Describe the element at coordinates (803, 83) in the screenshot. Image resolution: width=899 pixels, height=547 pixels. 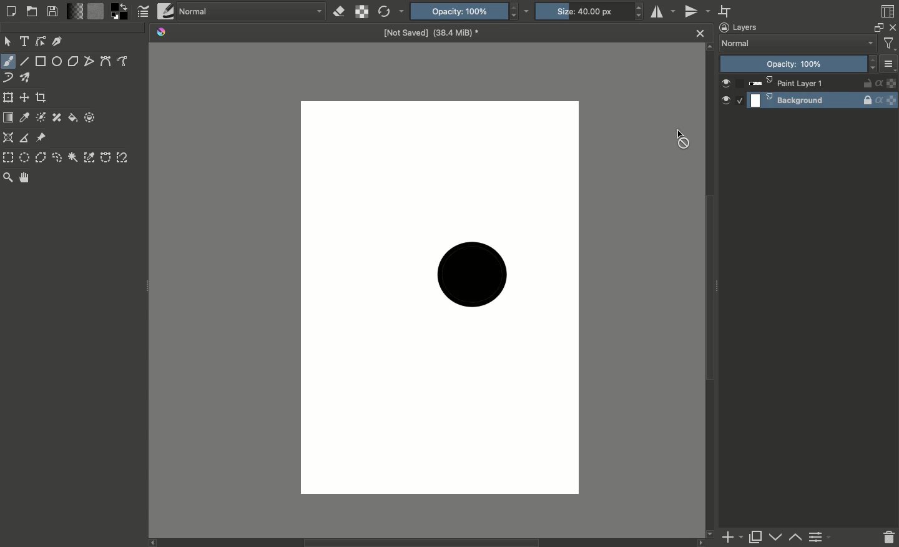
I see `Paint layer` at that location.